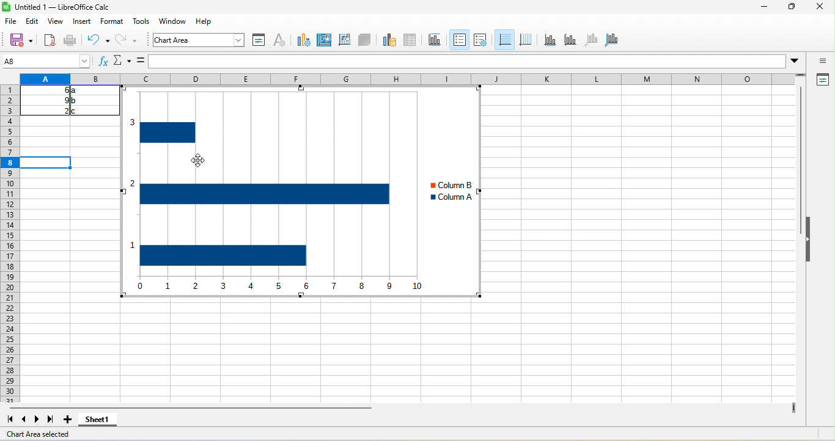 Image resolution: width=835 pixels, height=441 pixels. What do you see at coordinates (269, 192) in the screenshot?
I see `Changed chart type` at bounding box center [269, 192].